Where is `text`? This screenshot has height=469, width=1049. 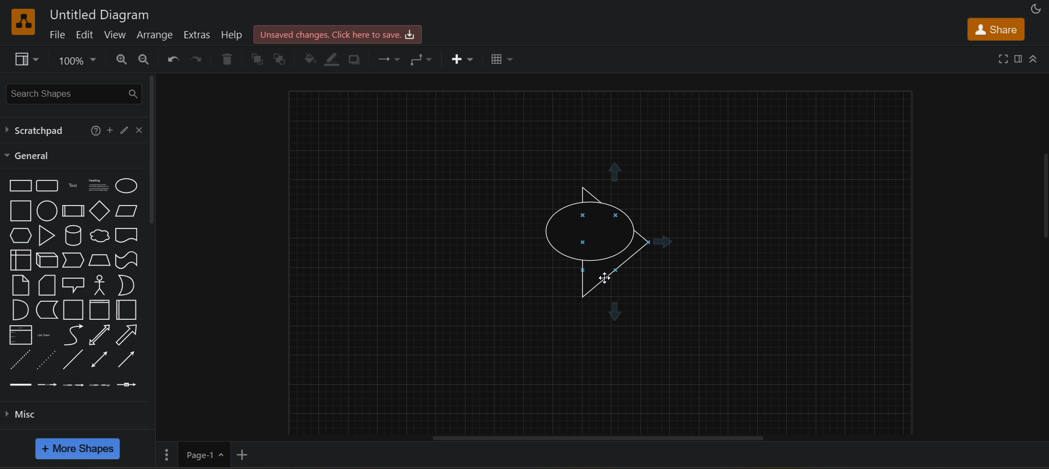 text is located at coordinates (72, 186).